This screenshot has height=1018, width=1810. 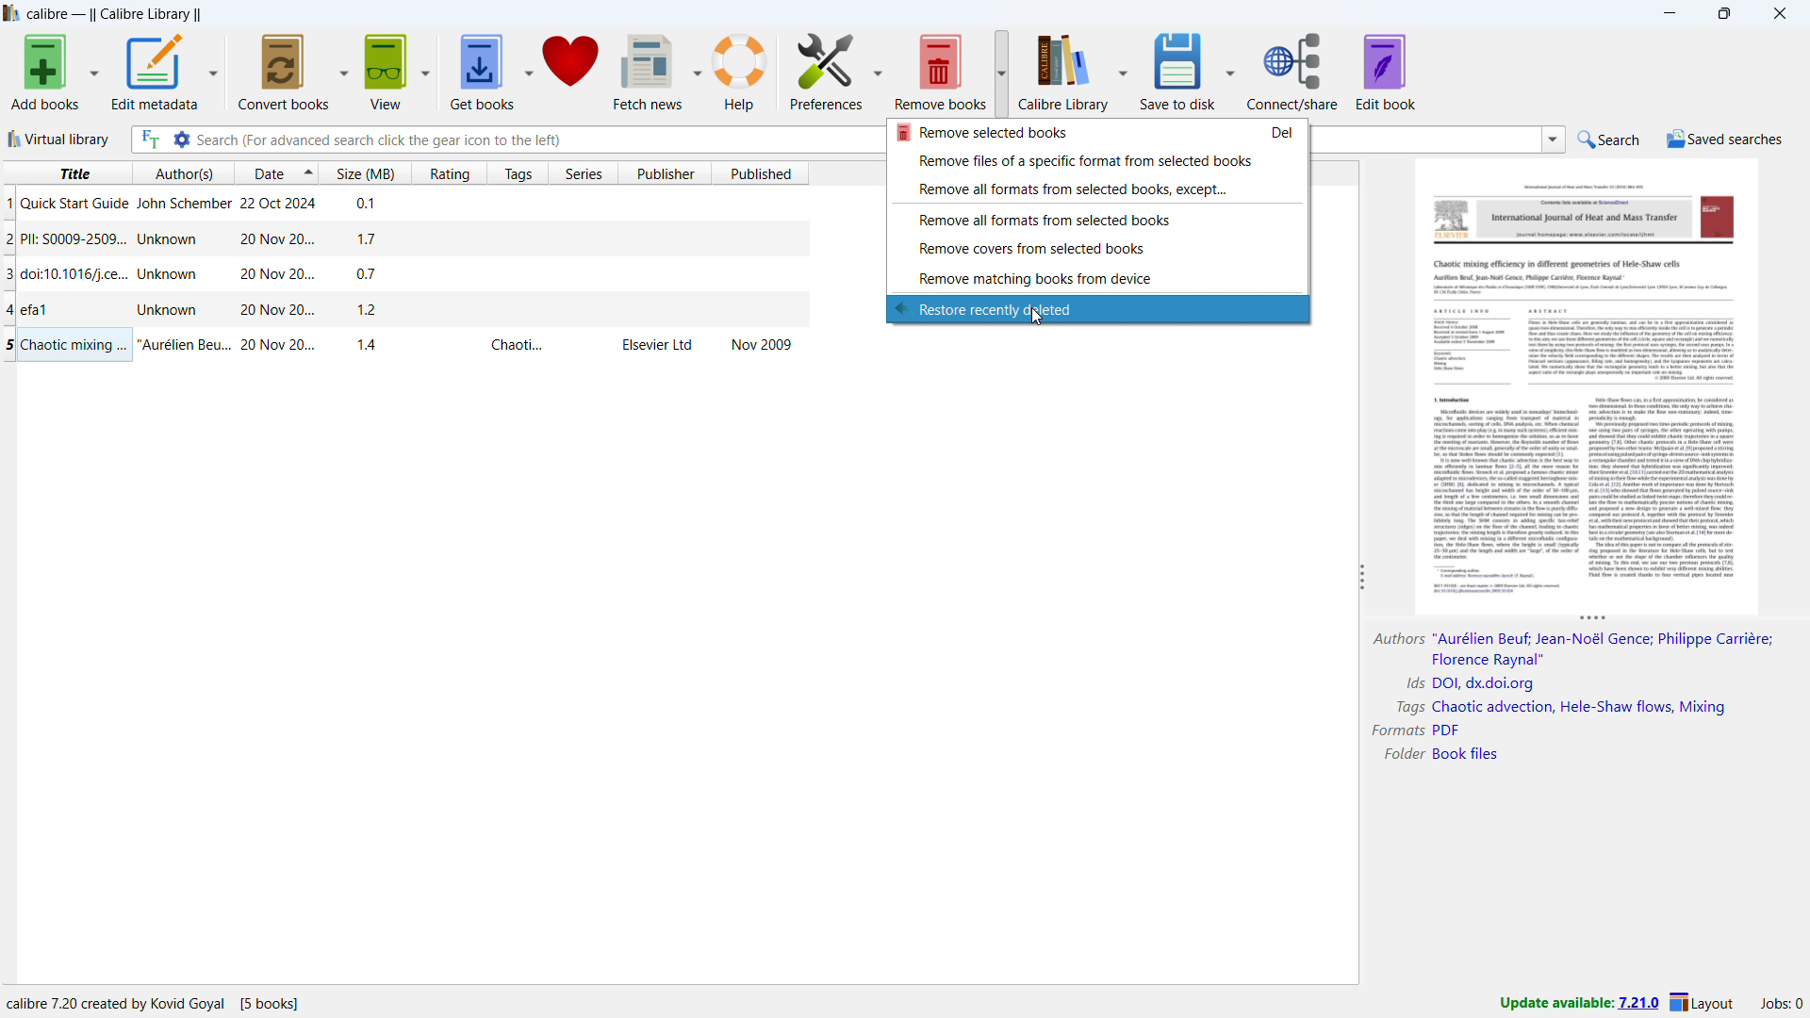 I want to click on double click to open book details window, so click(x=1589, y=384).